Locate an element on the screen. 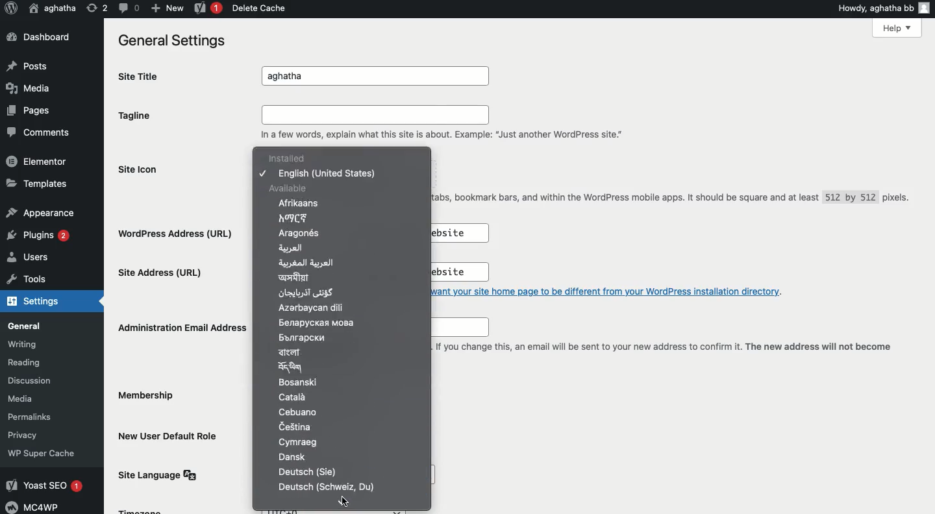 This screenshot has height=514, width=935. Available languages is located at coordinates (327, 337).